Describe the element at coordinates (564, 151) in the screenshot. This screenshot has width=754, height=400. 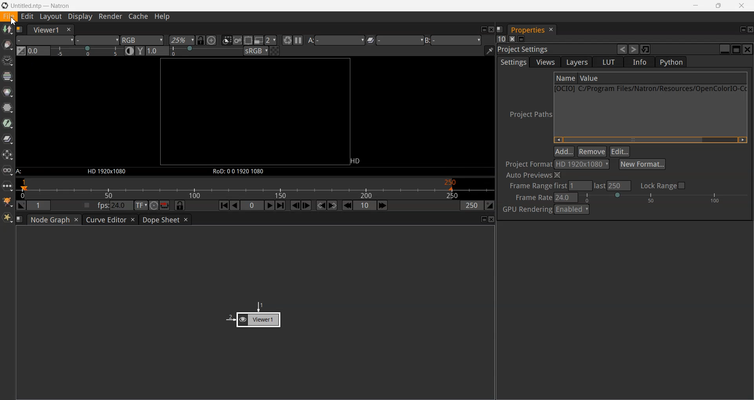
I see `Add` at that location.